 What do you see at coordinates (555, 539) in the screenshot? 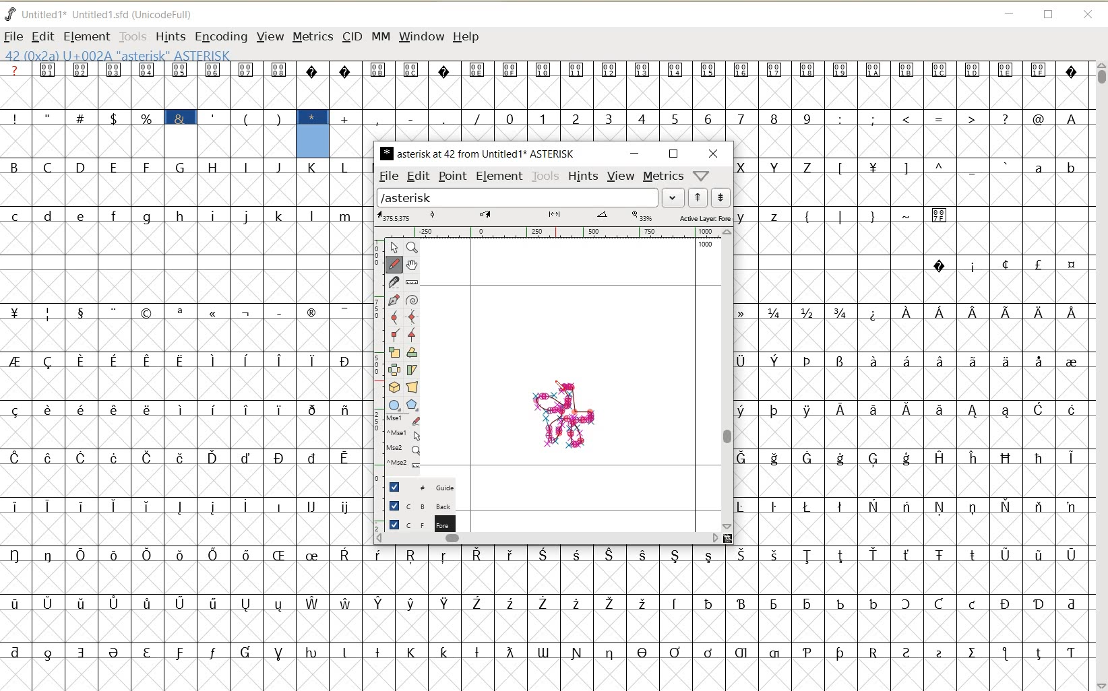
I see `SCROLLBAR` at bounding box center [555, 539].